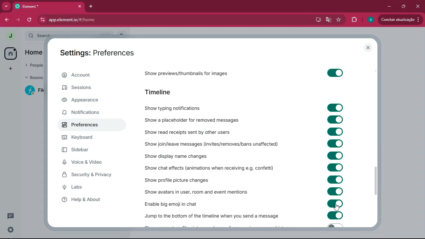  What do you see at coordinates (39, 34) in the screenshot?
I see `search` at bounding box center [39, 34].